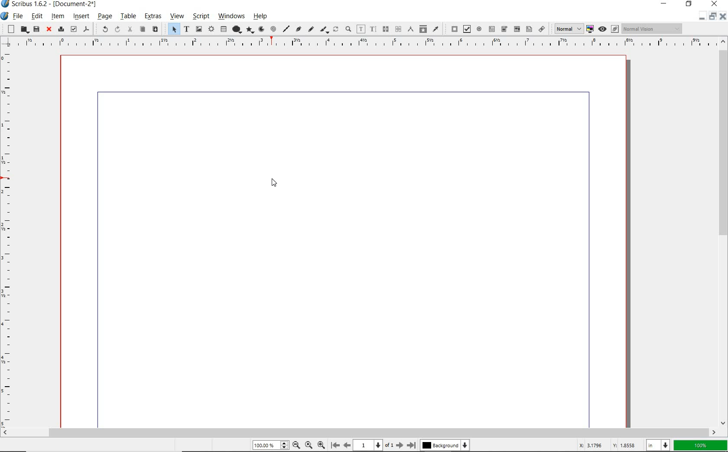  I want to click on v 1.8558, so click(624, 444).